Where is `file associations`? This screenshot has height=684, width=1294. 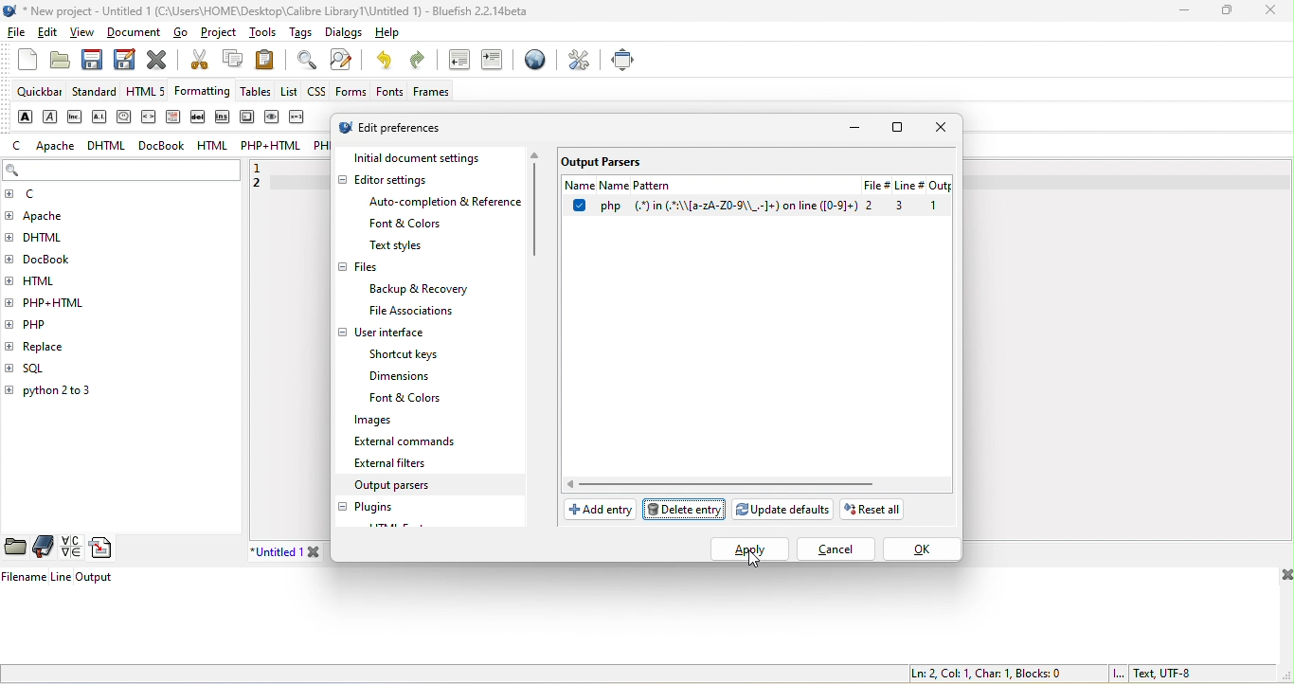 file associations is located at coordinates (402, 312).